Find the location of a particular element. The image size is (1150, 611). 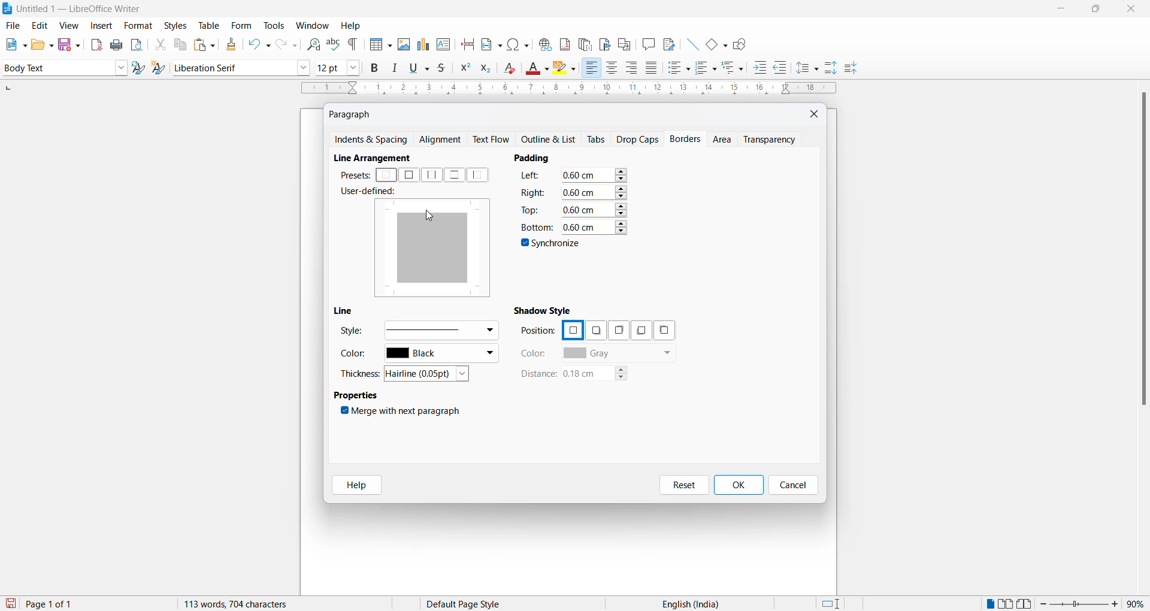

show track changes function is located at coordinates (624, 43).